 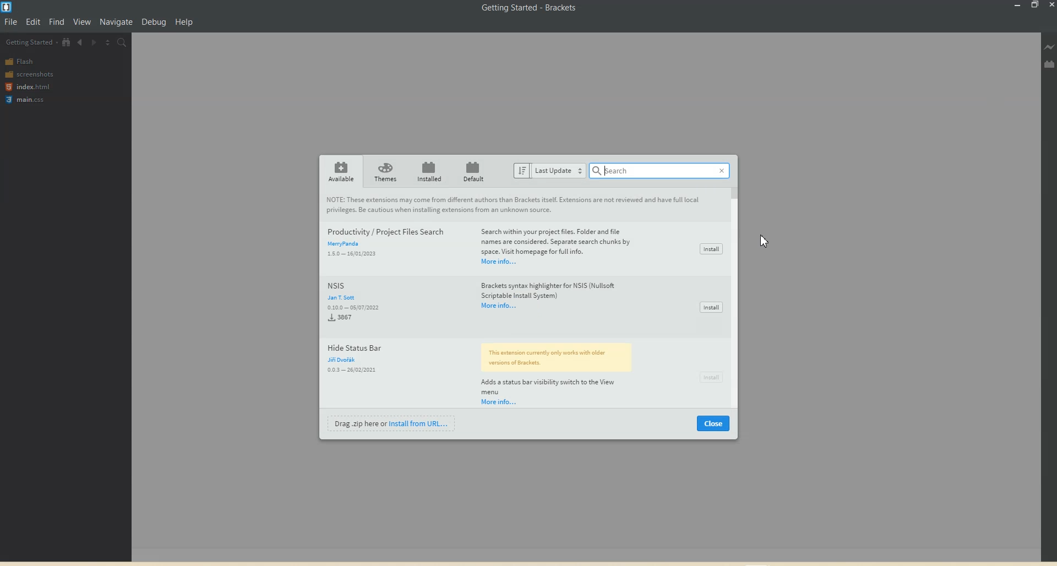 What do you see at coordinates (57, 21) in the screenshot?
I see `Find` at bounding box center [57, 21].